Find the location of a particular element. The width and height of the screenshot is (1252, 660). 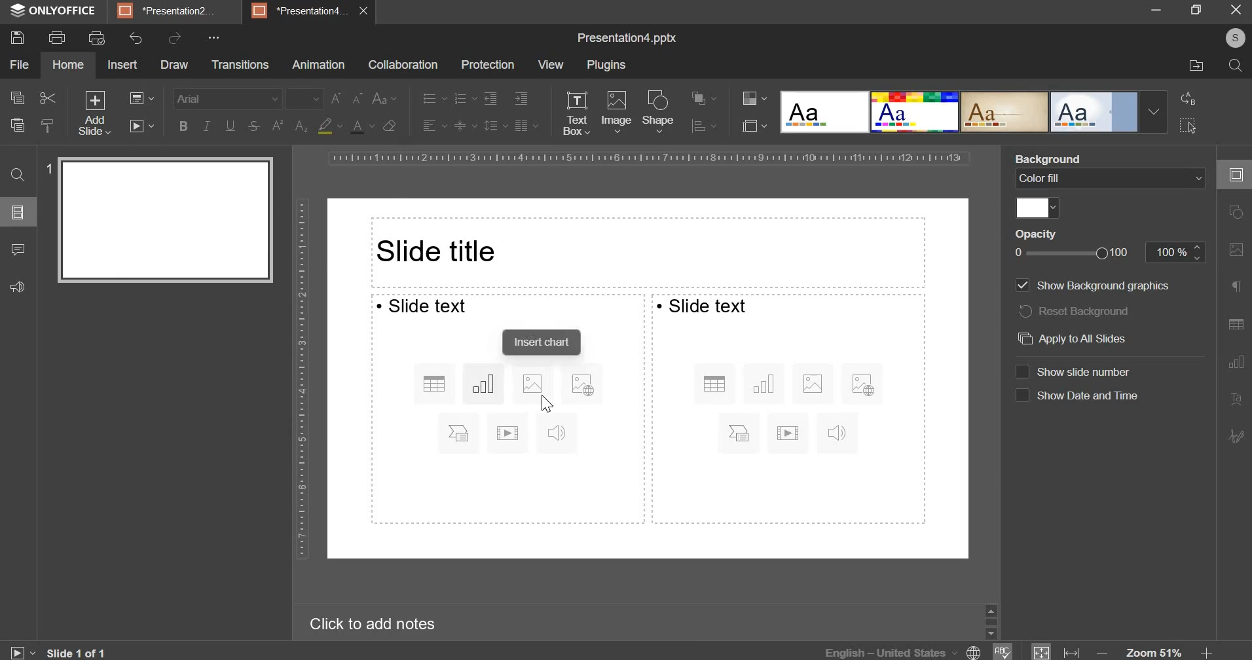

text art is located at coordinates (1235, 400).